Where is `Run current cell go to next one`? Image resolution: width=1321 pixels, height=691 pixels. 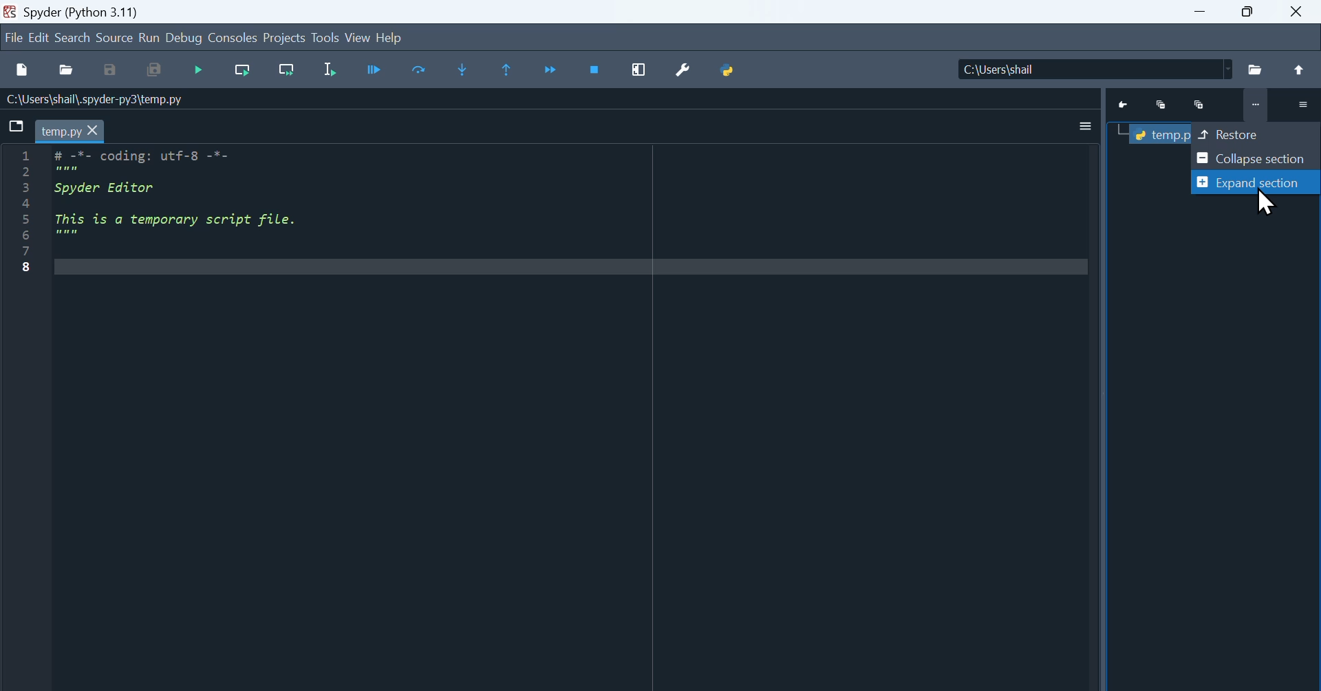 Run current cell go to next one is located at coordinates (287, 71).